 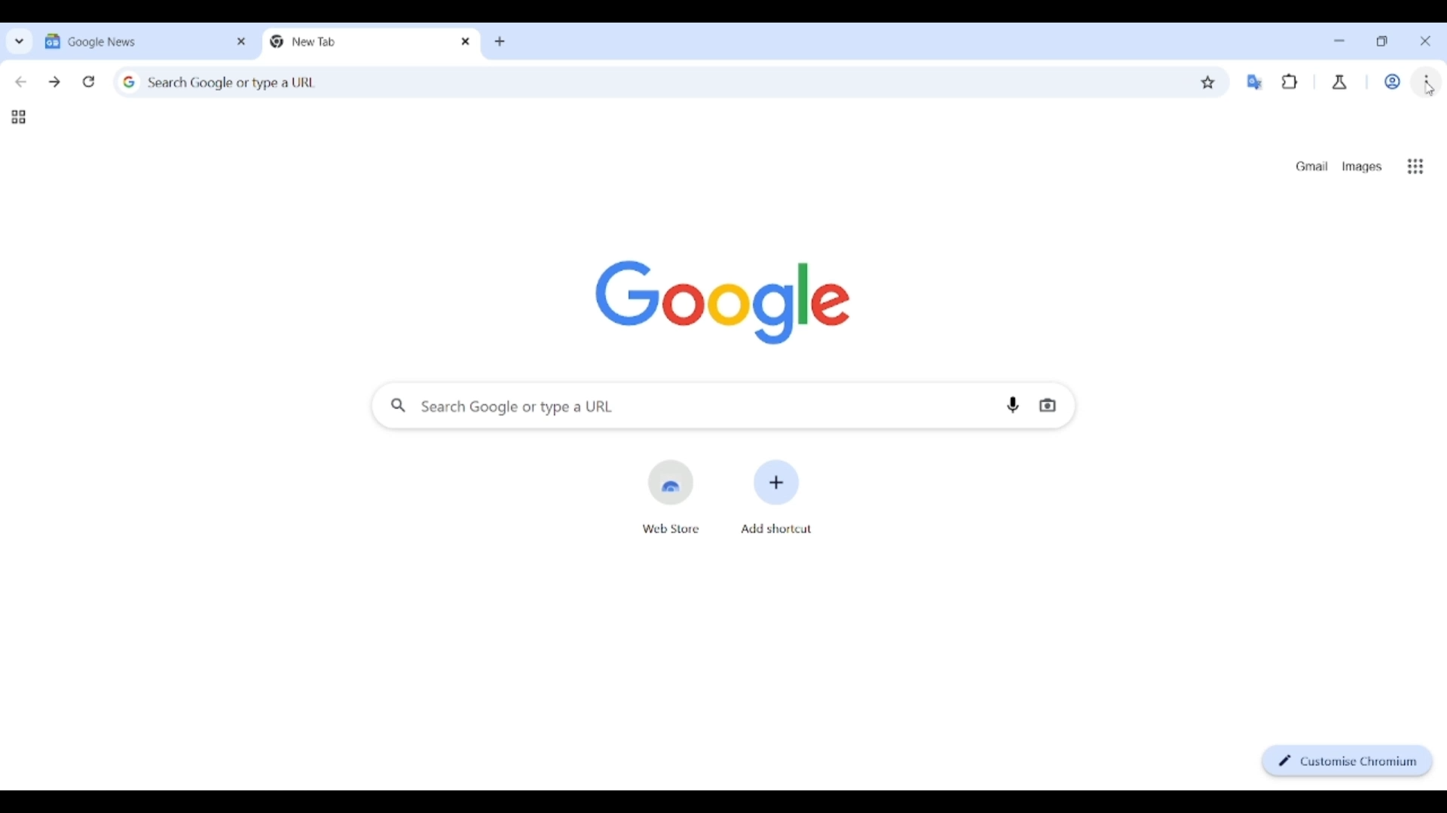 I want to click on Search Google or enter web link, so click(x=644, y=80).